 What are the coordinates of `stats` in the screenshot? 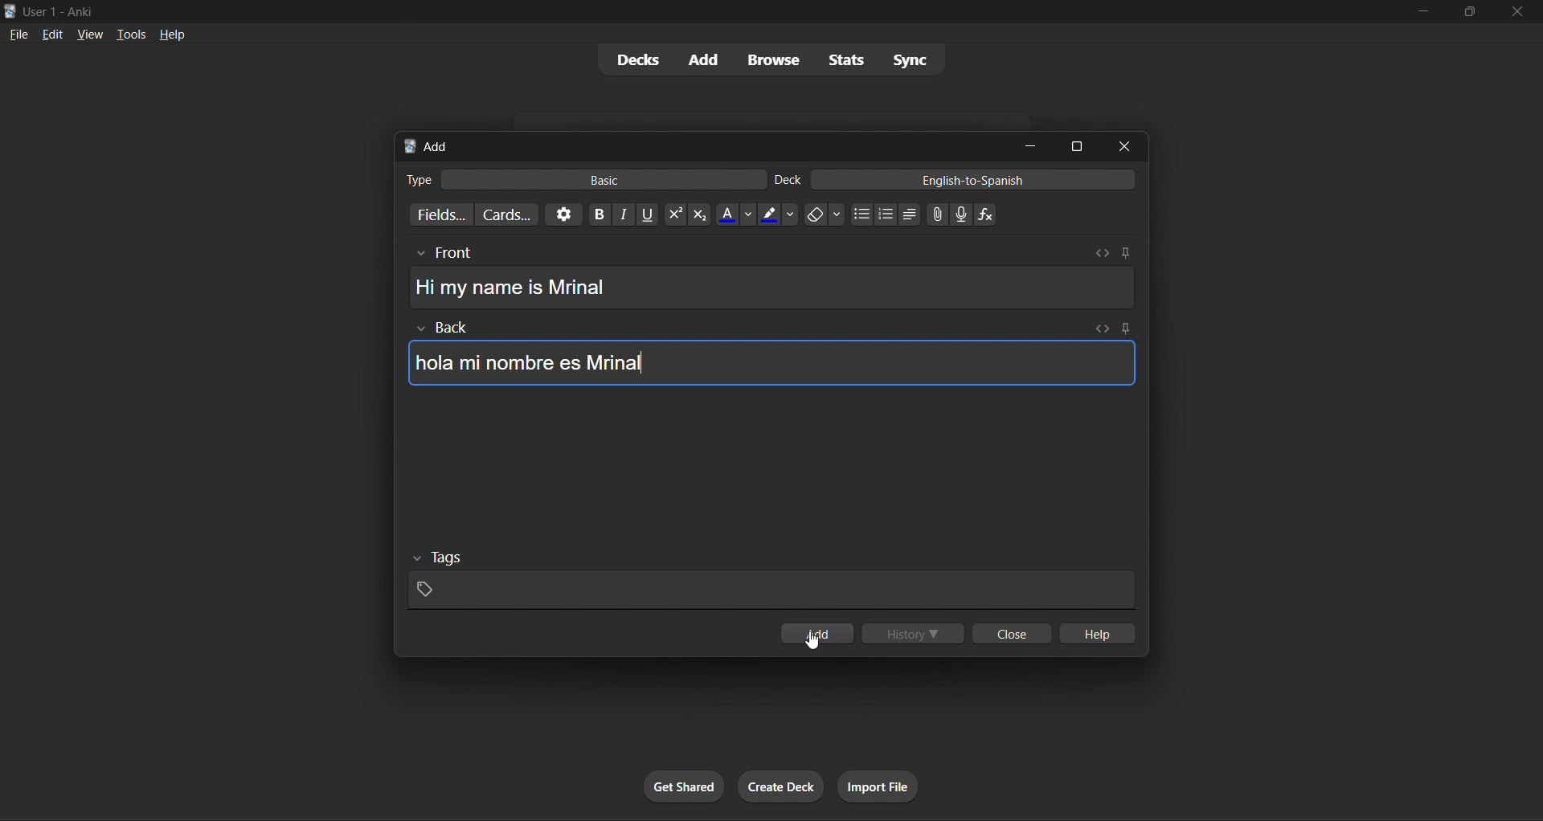 It's located at (841, 59).